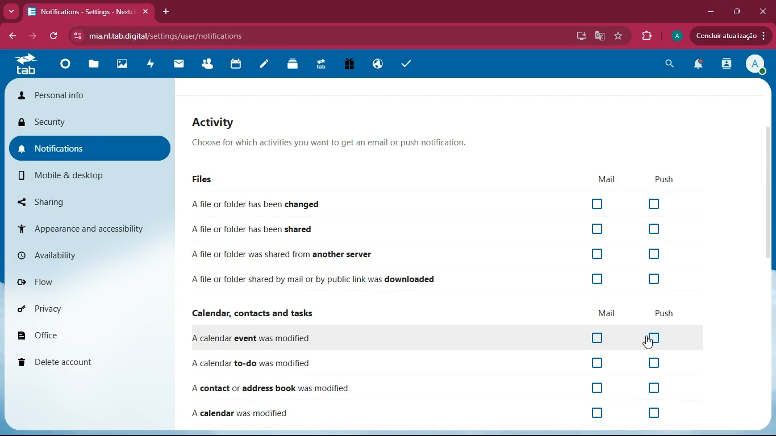 This screenshot has width=776, height=436. I want to click on off, so click(643, 388).